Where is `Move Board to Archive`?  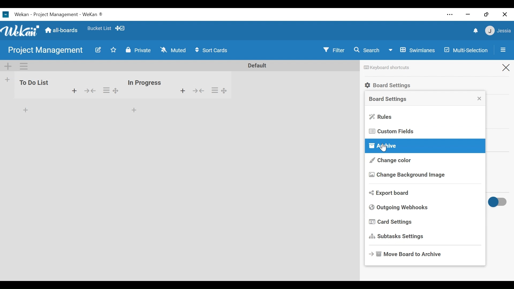
Move Board to Archive is located at coordinates (406, 254).